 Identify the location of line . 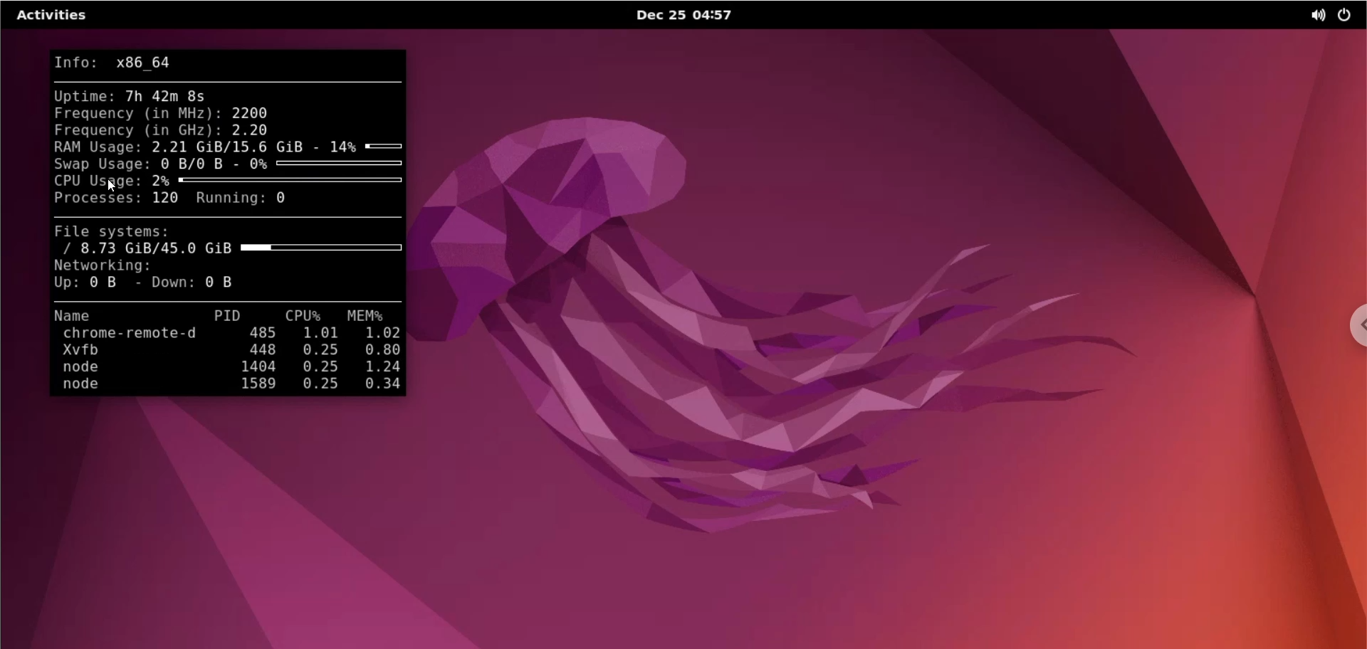
(229, 301).